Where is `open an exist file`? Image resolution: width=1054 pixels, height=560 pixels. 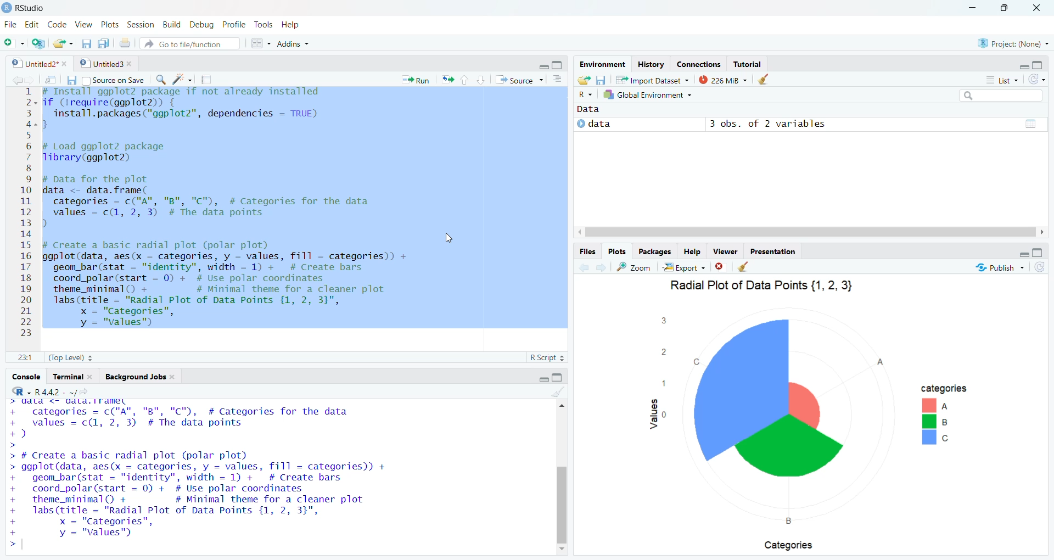
open an exist file is located at coordinates (64, 43).